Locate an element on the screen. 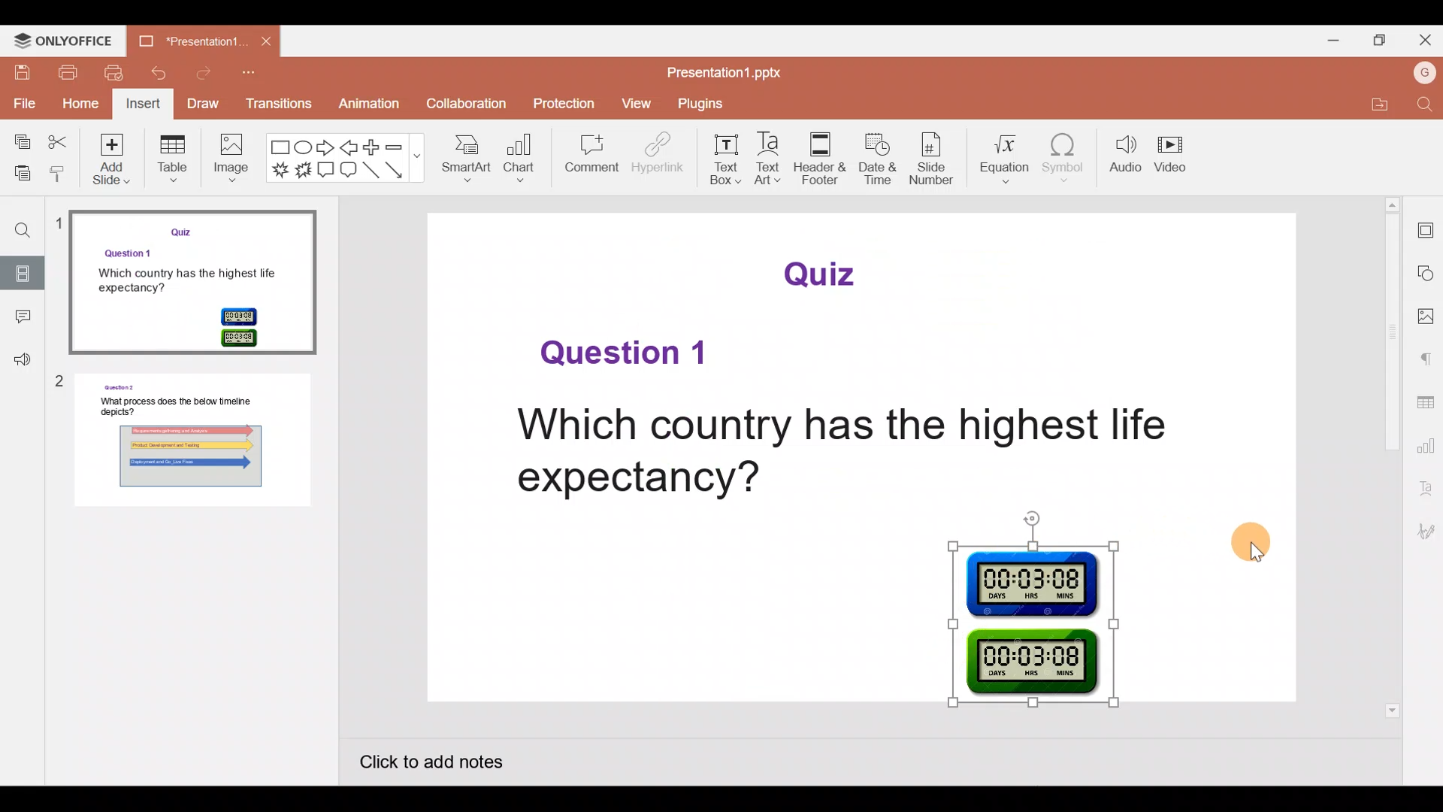 This screenshot has height=812, width=1443. Slide number is located at coordinates (938, 161).